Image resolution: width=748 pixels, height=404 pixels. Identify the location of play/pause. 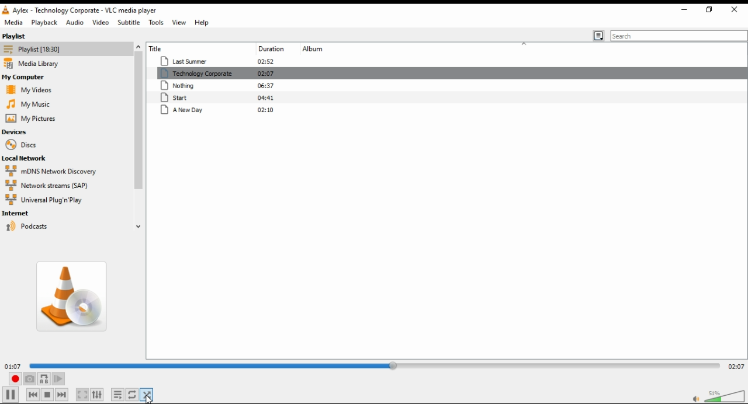
(12, 395).